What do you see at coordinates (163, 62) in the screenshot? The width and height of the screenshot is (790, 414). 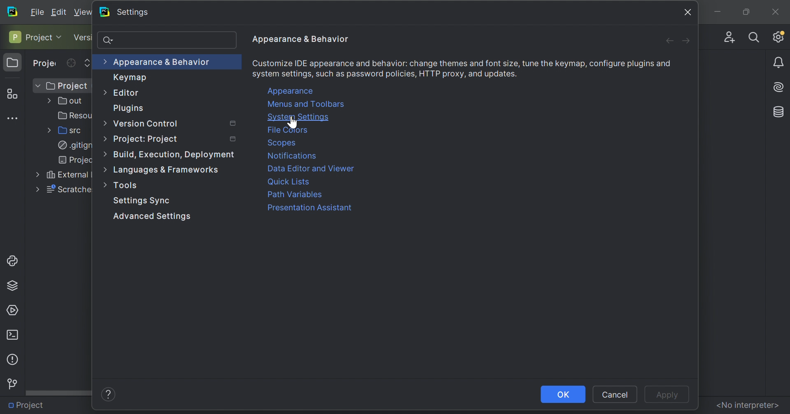 I see `Appearance & Behavior` at bounding box center [163, 62].